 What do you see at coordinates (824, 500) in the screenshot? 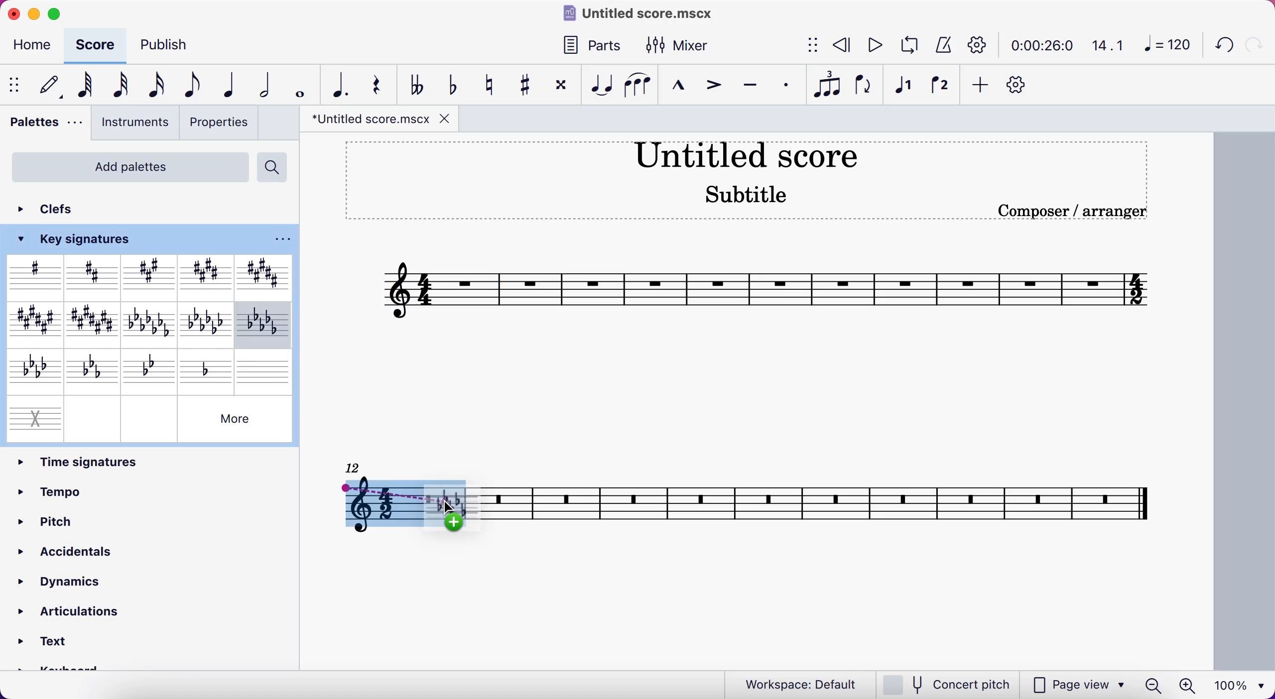
I see `score` at bounding box center [824, 500].